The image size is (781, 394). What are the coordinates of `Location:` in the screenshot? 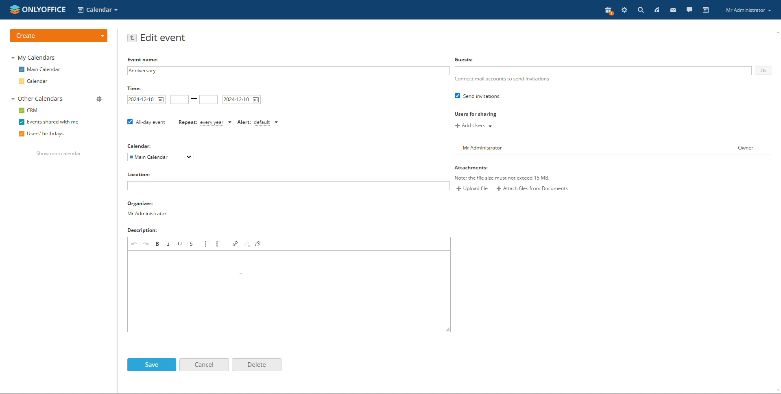 It's located at (140, 174).